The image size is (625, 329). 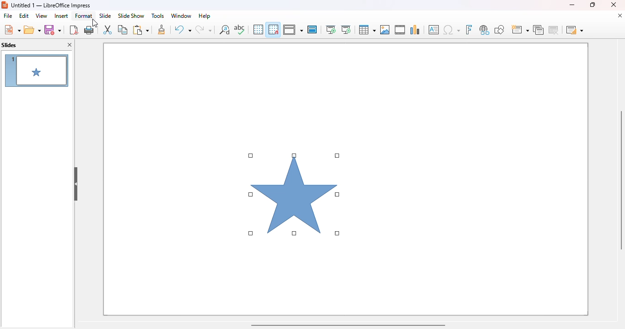 I want to click on insert fontwork text, so click(x=469, y=29).